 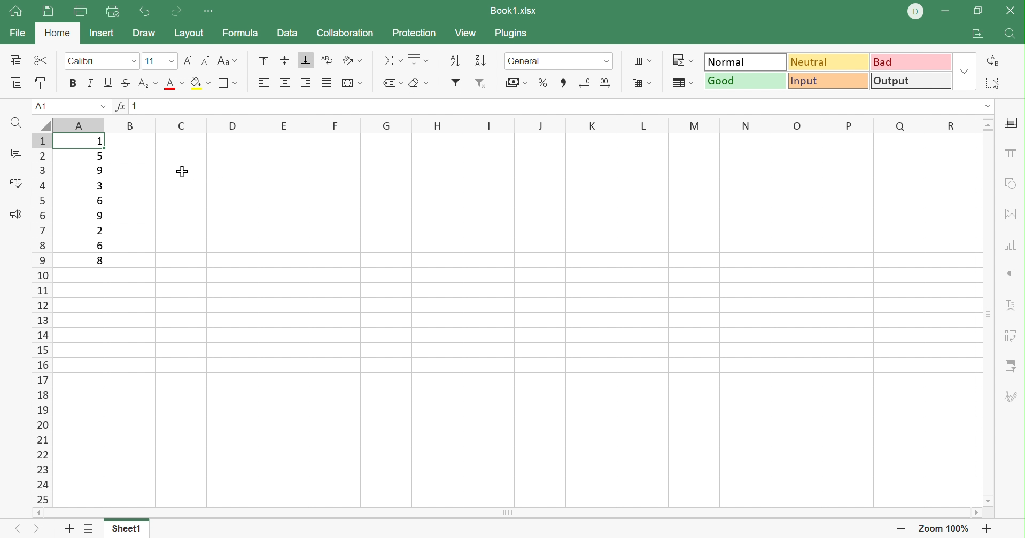 What do you see at coordinates (58, 34) in the screenshot?
I see `Home` at bounding box center [58, 34].